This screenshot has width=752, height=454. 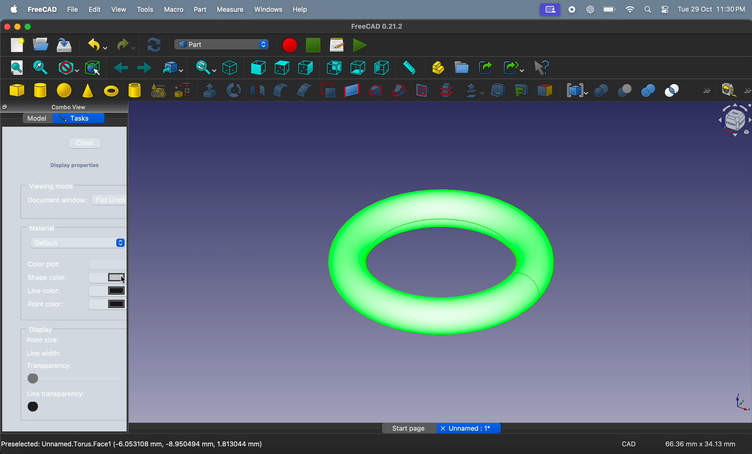 I want to click on backward, so click(x=118, y=67).